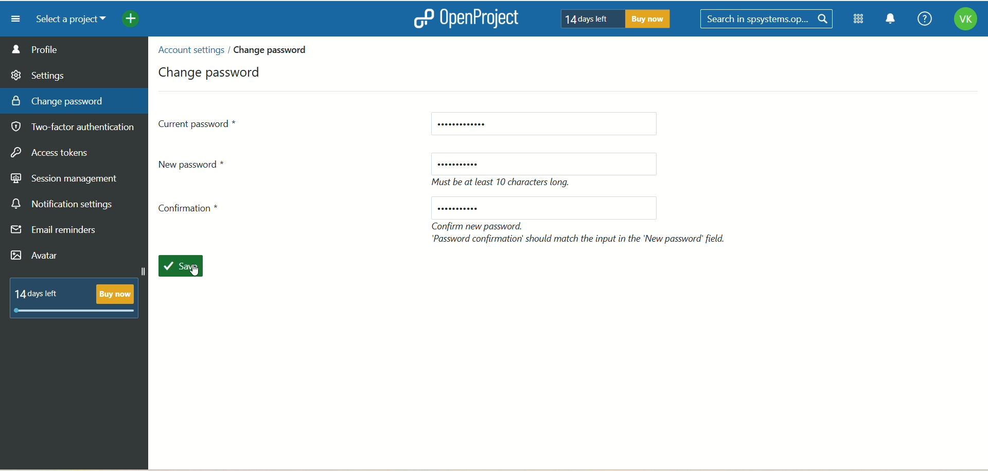 The width and height of the screenshot is (988, 471). What do you see at coordinates (62, 204) in the screenshot?
I see `notification settings` at bounding box center [62, 204].